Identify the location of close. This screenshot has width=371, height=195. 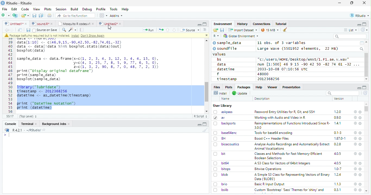
(360, 124).